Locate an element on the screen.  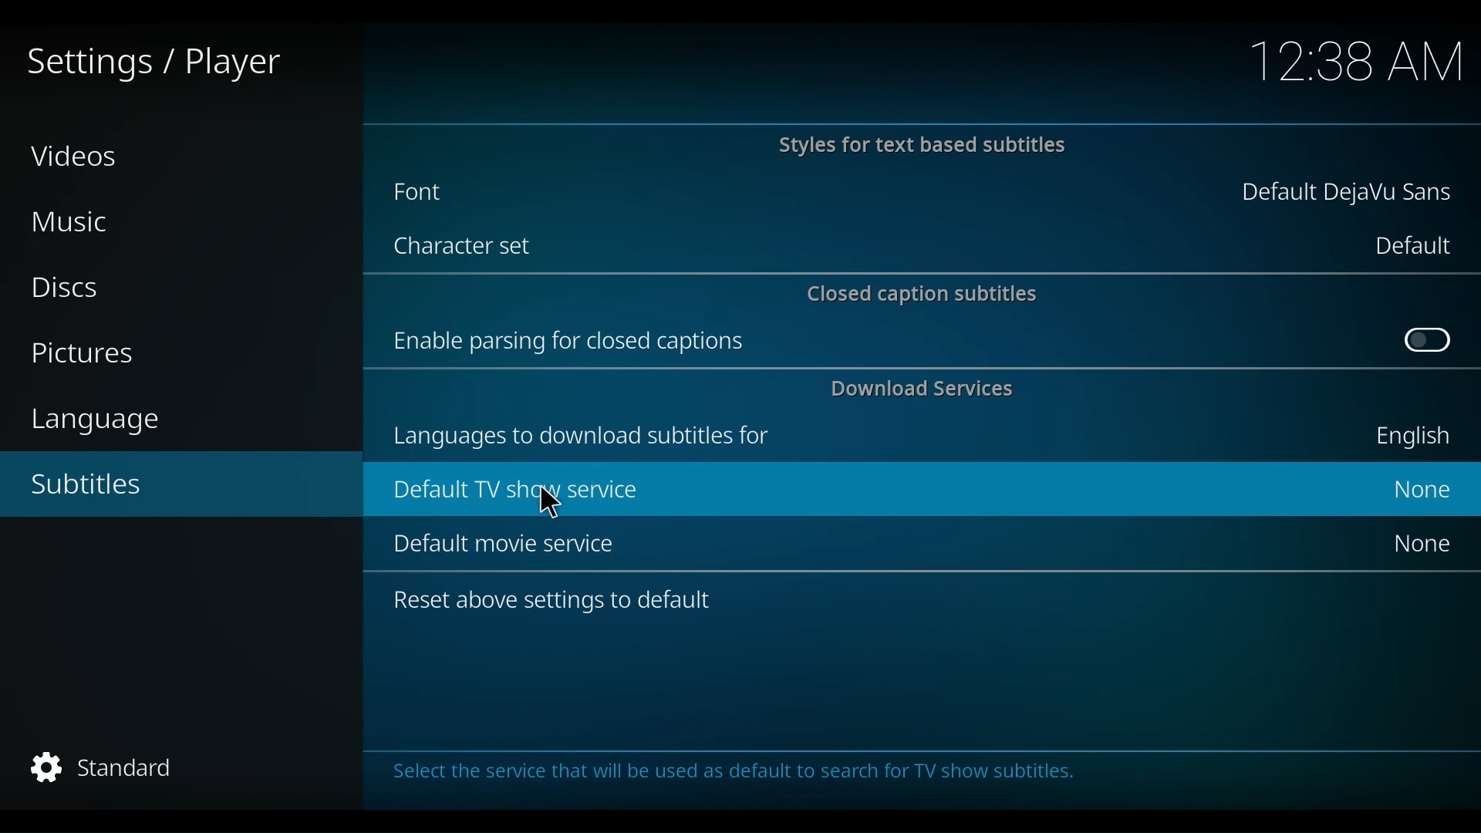
language is located at coordinates (104, 420).